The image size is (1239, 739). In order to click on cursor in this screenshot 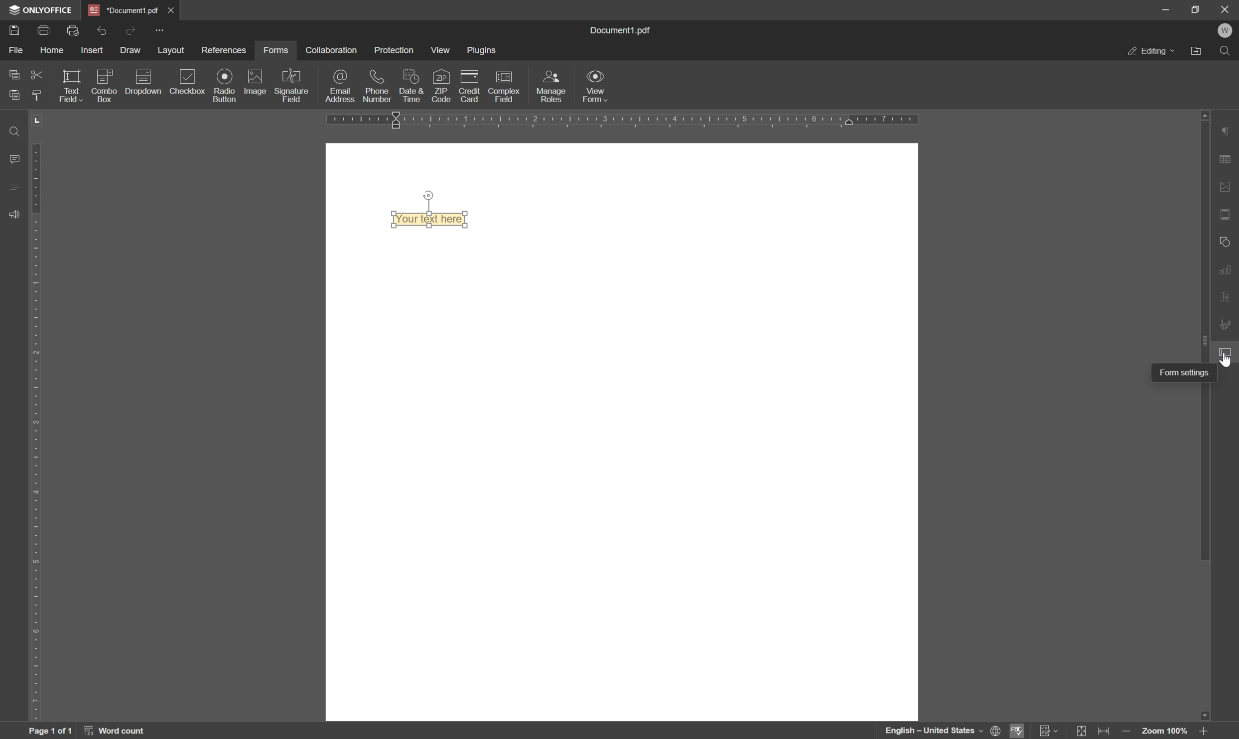, I will do `click(1226, 362)`.